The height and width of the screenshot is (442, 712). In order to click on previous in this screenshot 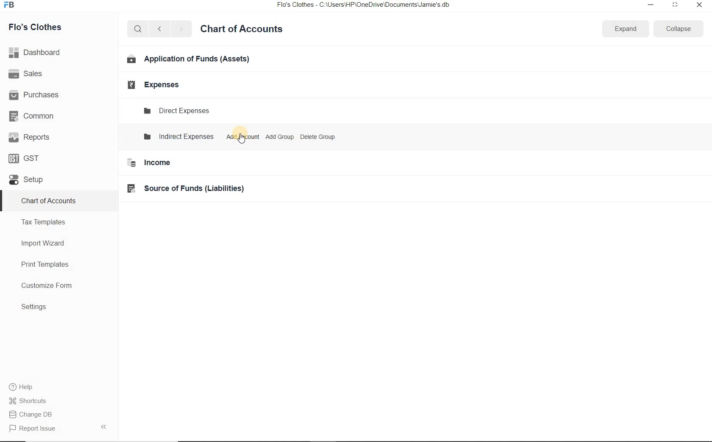, I will do `click(159, 29)`.